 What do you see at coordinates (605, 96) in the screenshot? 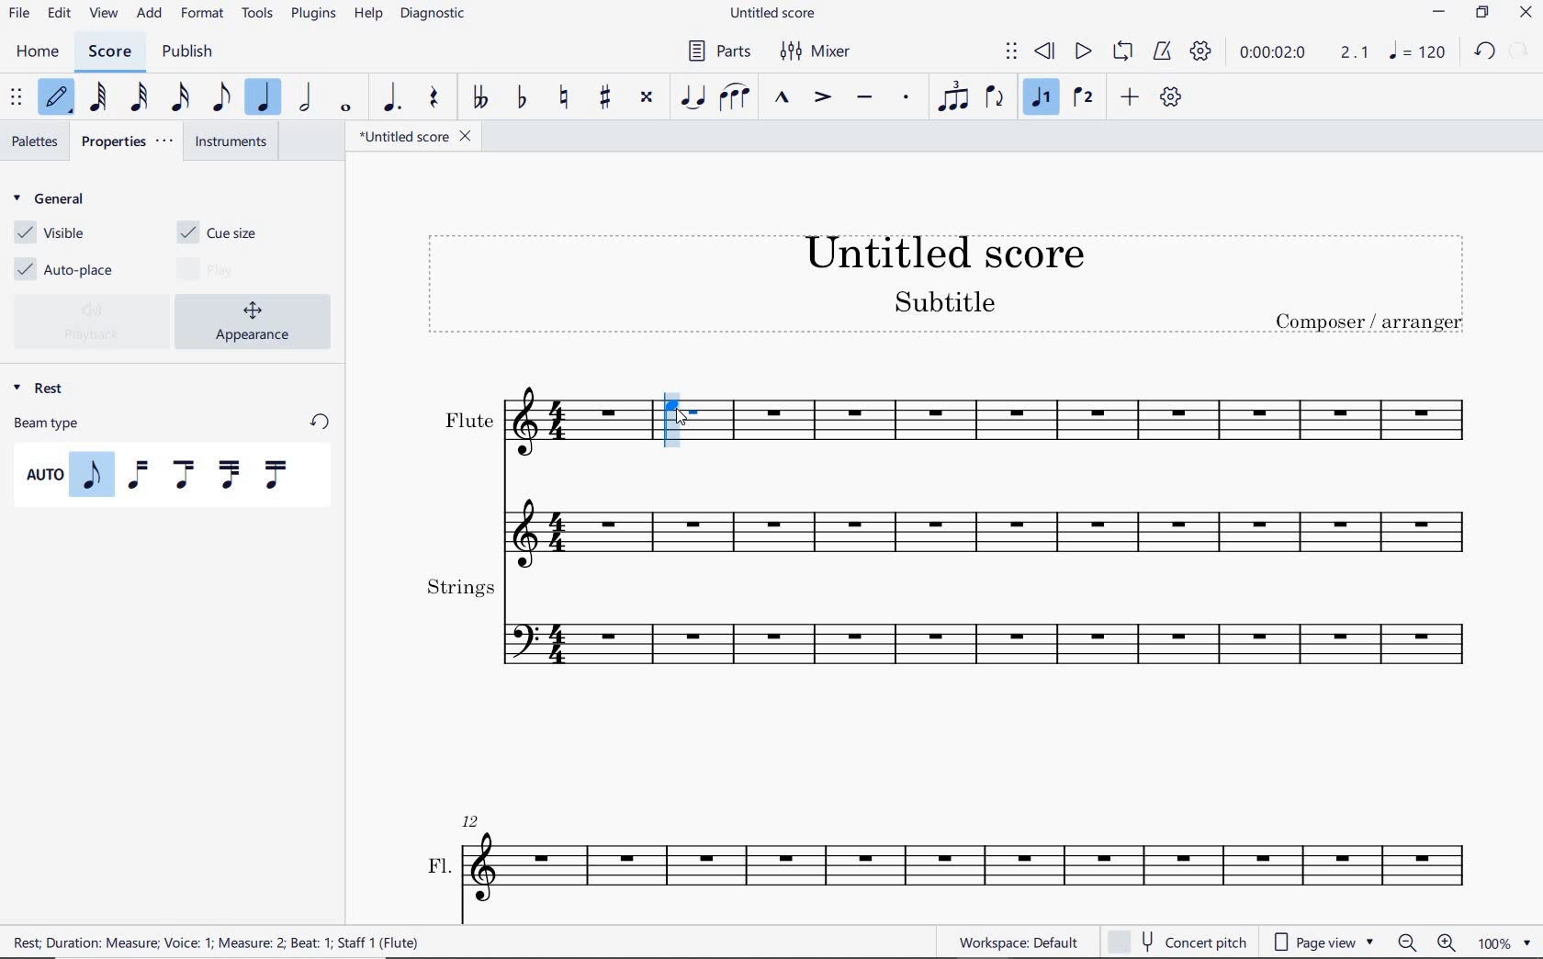
I see `TOGGLE SHARP` at bounding box center [605, 96].